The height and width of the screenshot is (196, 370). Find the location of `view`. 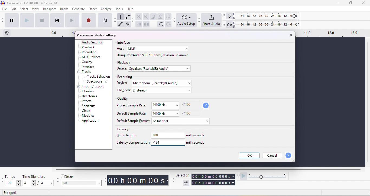

view is located at coordinates (36, 9).